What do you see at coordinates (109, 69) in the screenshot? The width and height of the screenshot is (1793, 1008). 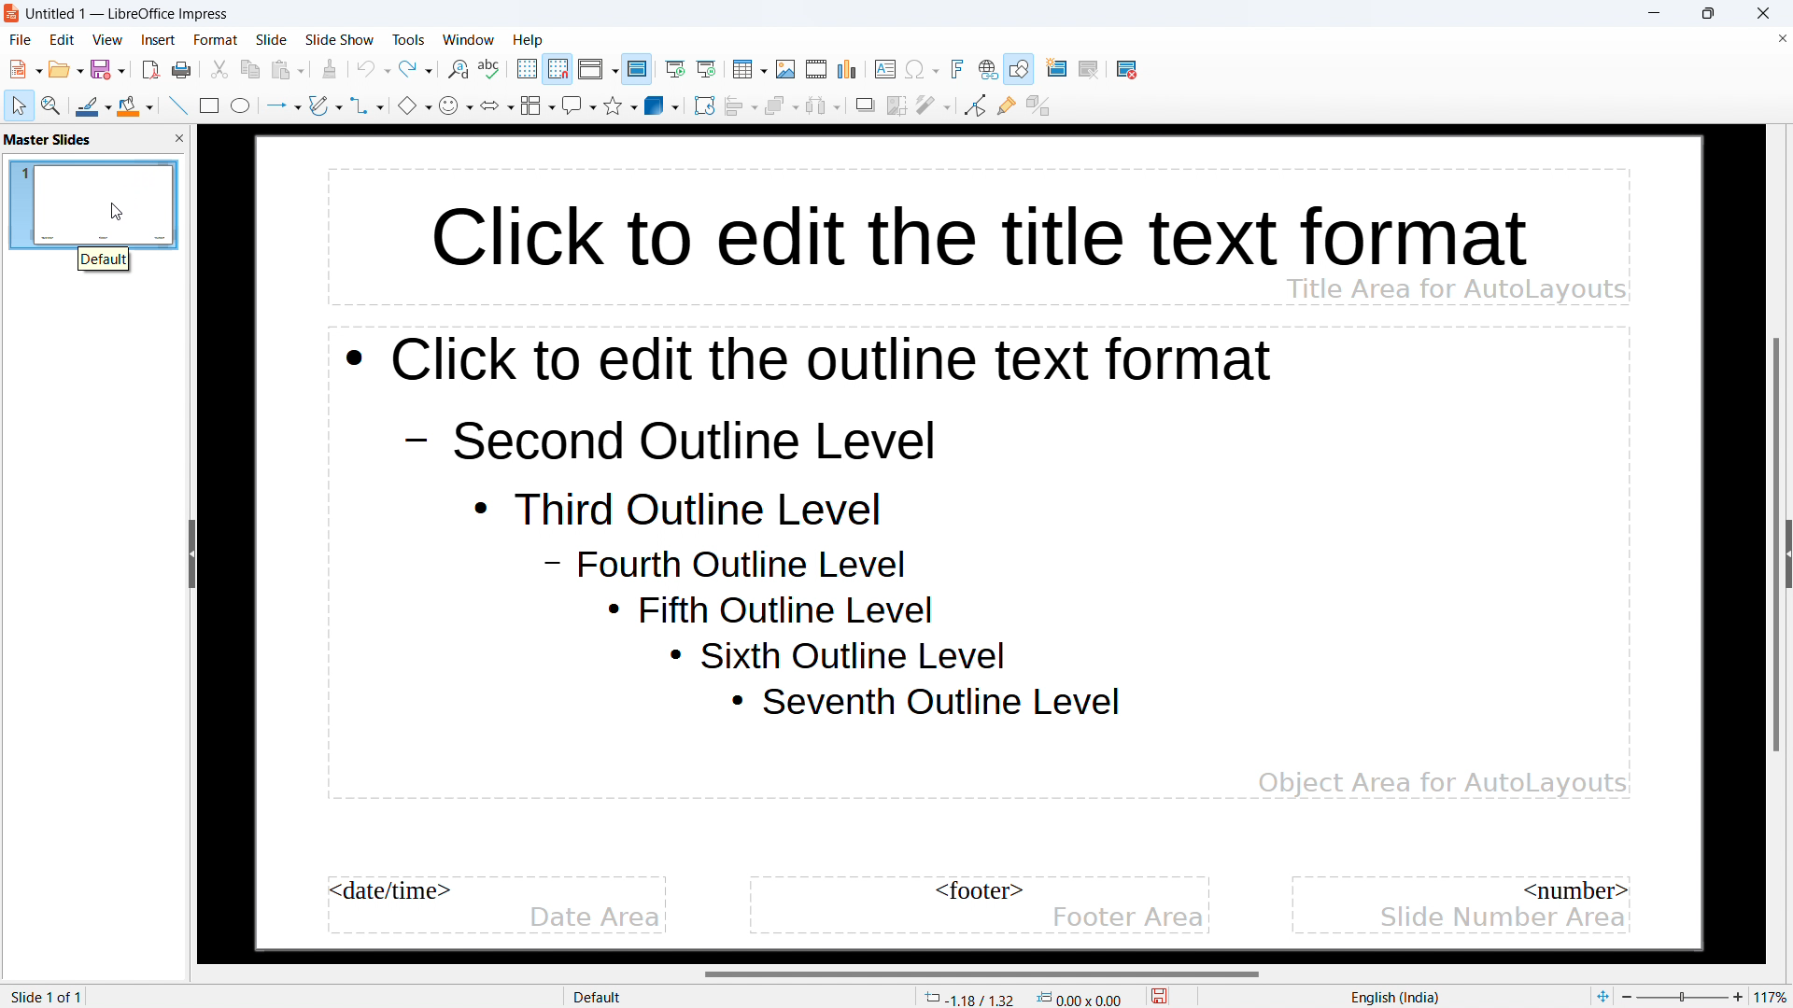 I see `save` at bounding box center [109, 69].